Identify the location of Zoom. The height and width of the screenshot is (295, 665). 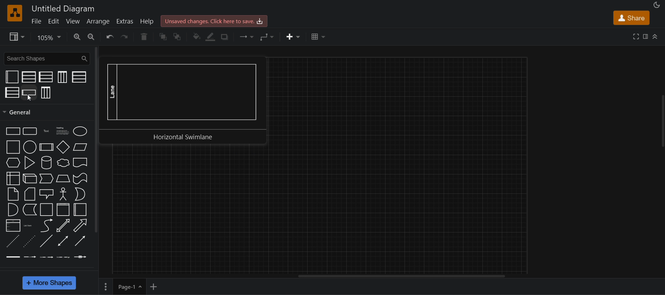
(50, 37).